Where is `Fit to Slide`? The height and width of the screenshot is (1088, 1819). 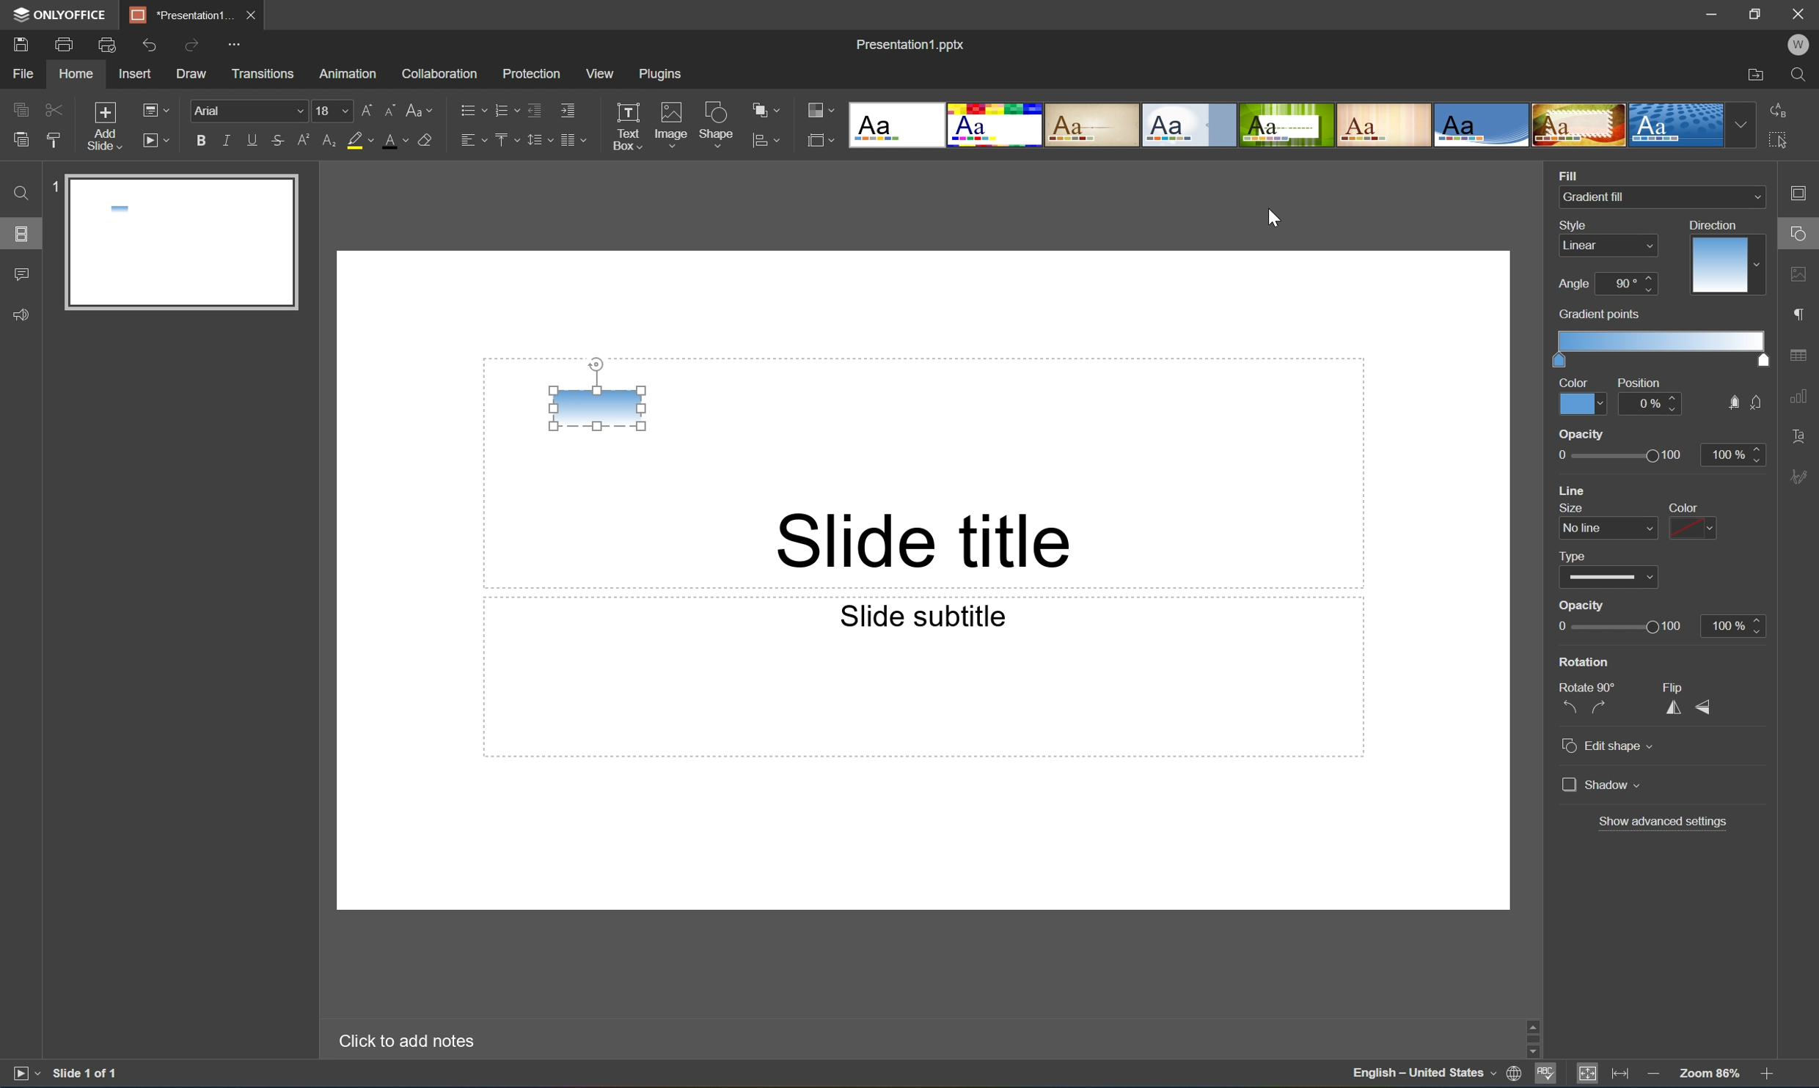
Fit to Slide is located at coordinates (1591, 1073).